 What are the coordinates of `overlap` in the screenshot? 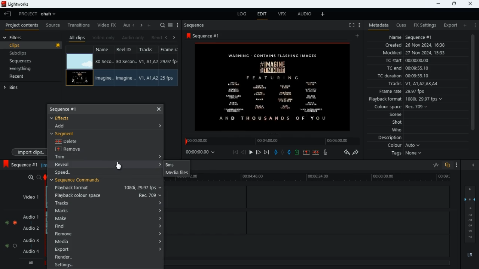 It's located at (446, 165).